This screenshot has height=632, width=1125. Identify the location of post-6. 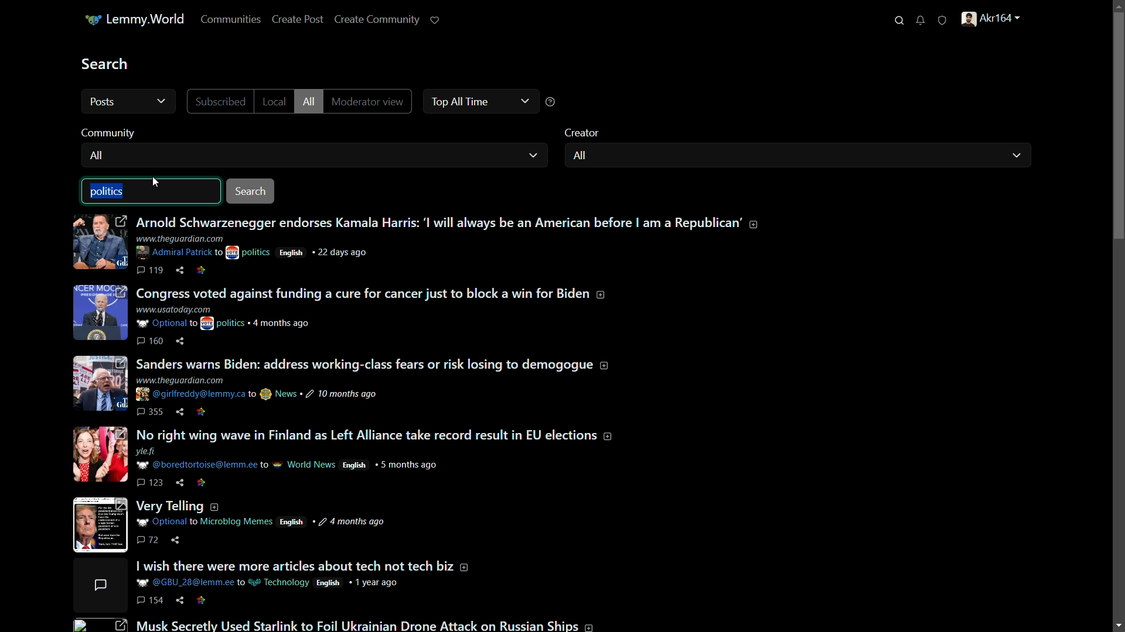
(270, 586).